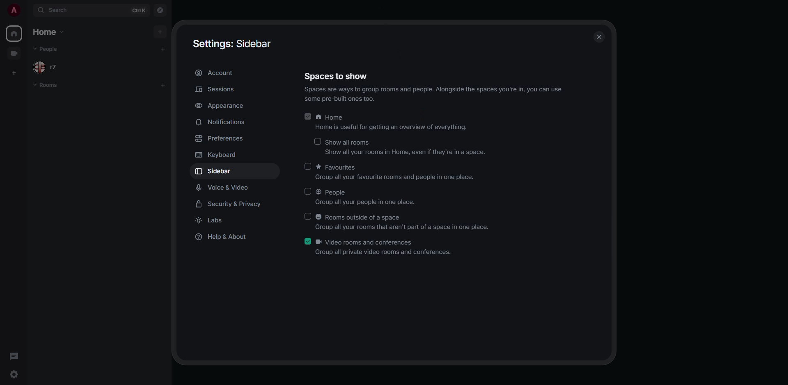  Describe the element at coordinates (163, 48) in the screenshot. I see `add` at that location.